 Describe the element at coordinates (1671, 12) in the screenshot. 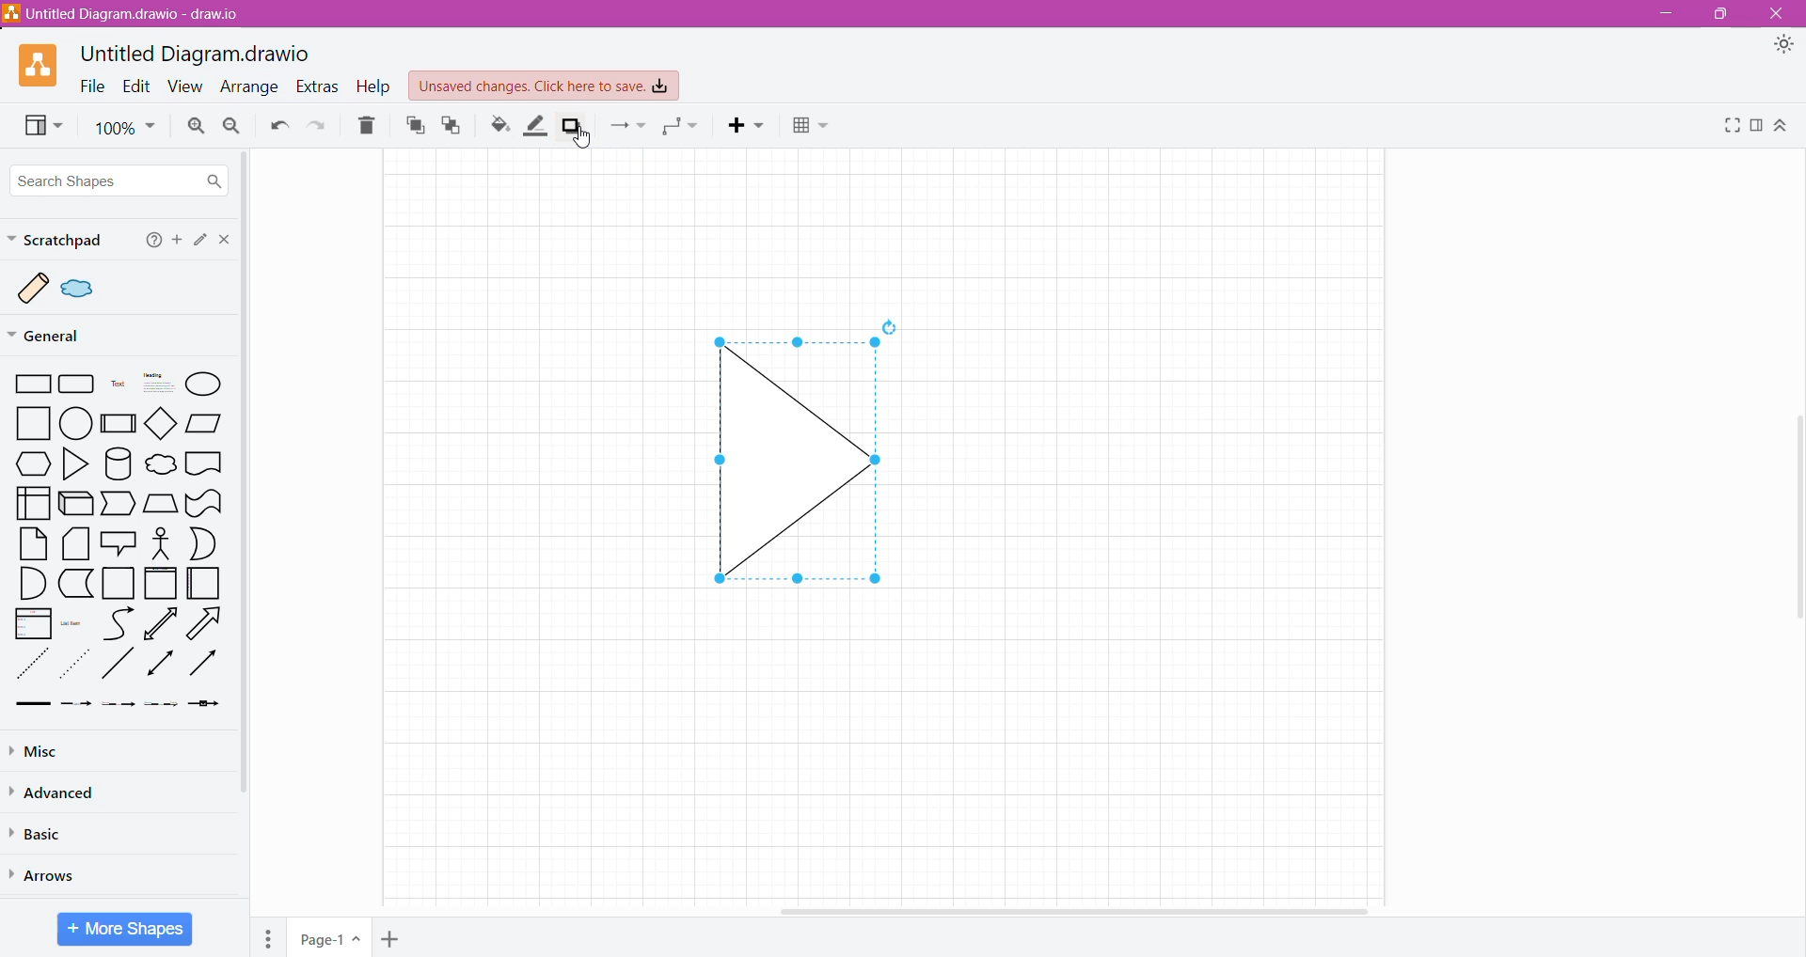

I see `Minimize` at that location.